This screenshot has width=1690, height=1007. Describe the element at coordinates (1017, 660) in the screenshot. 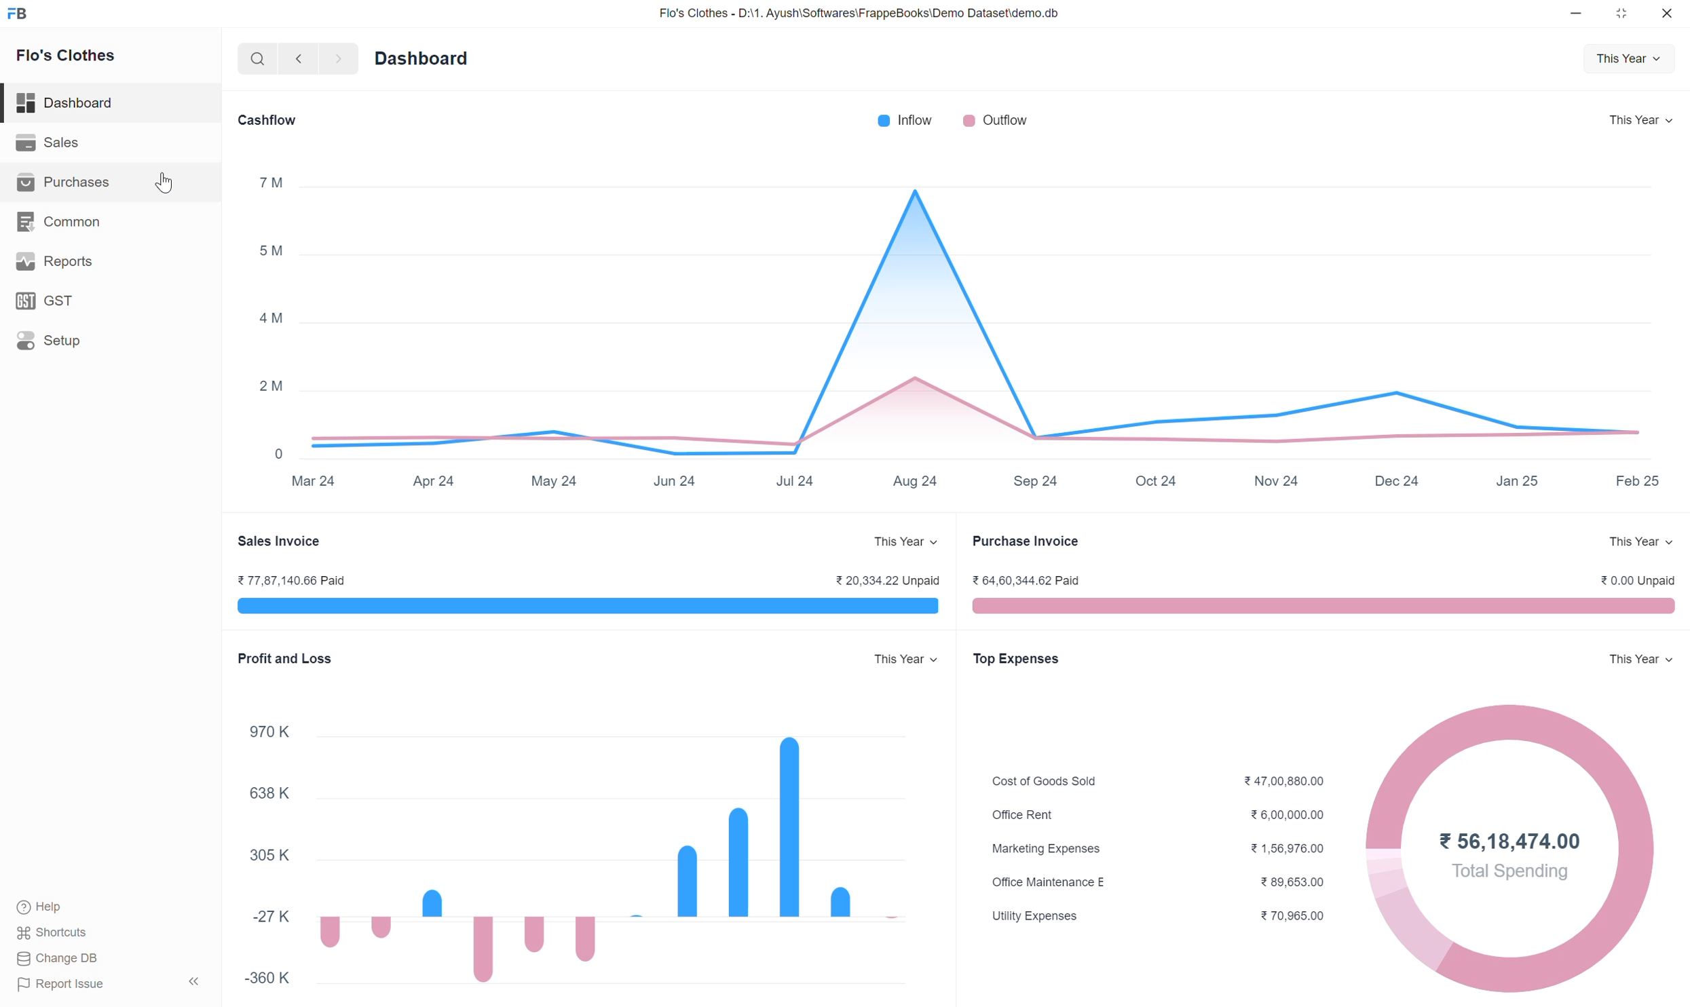

I see `Top Expenses` at that location.